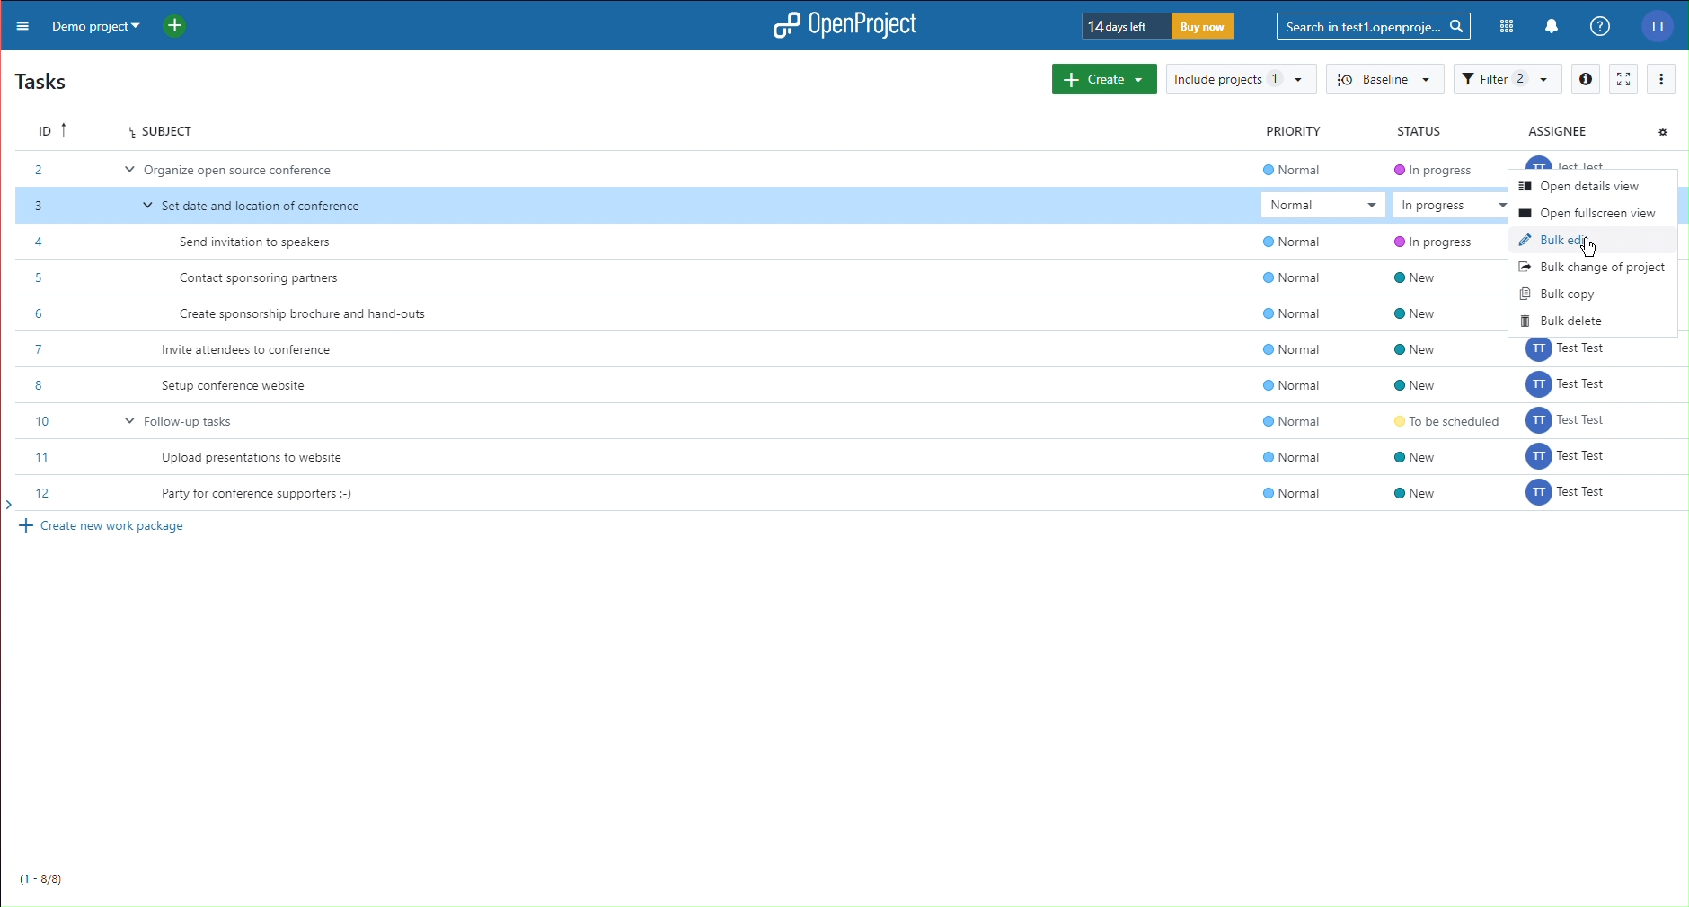  What do you see at coordinates (1585, 79) in the screenshot?
I see `Info` at bounding box center [1585, 79].